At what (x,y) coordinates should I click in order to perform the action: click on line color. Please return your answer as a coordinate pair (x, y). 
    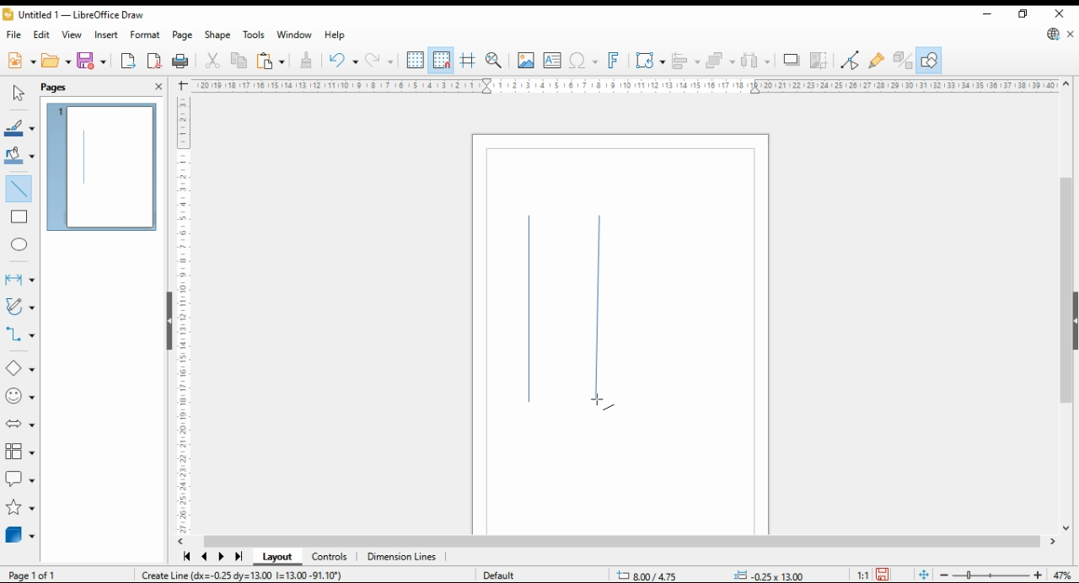
    Looking at the image, I should click on (20, 128).